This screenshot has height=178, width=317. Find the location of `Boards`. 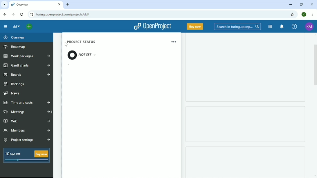

Boards is located at coordinates (26, 75).